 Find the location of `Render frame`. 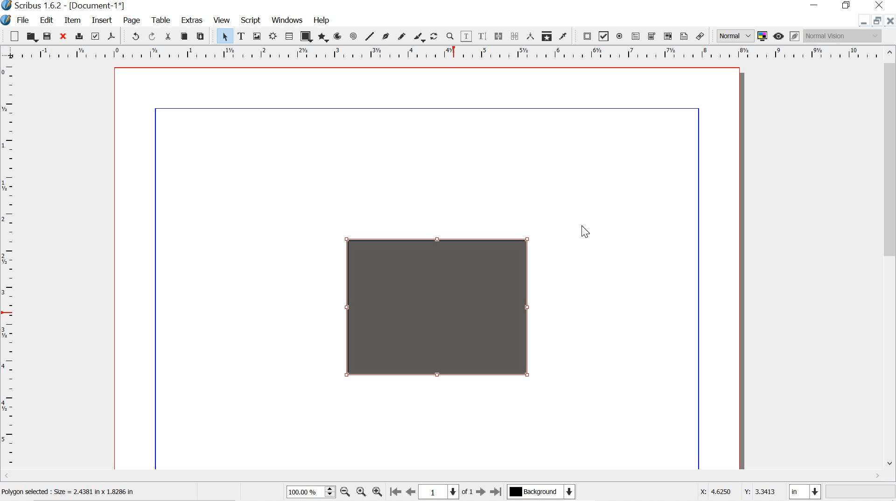

Render frame is located at coordinates (272, 36).